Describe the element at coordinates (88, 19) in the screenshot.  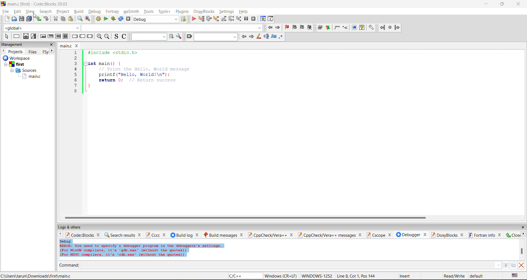
I see `replace` at that location.